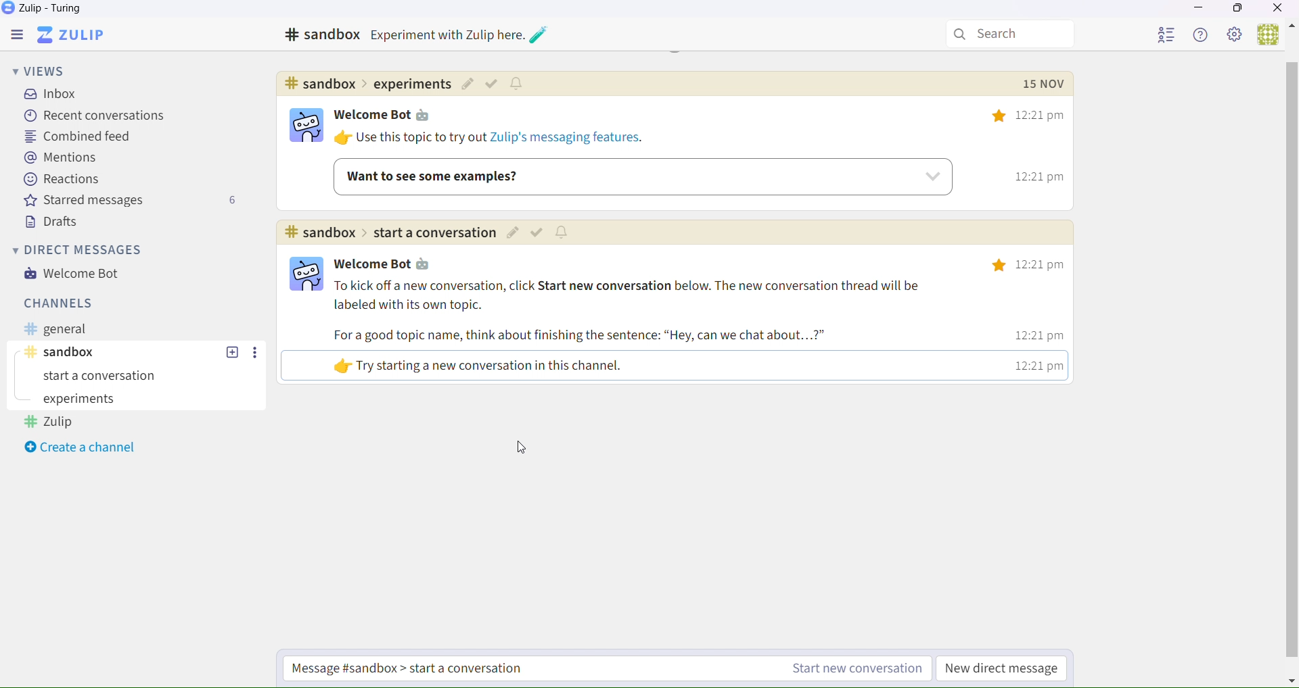 The height and width of the screenshot is (688, 1299). What do you see at coordinates (112, 353) in the screenshot?
I see `Sanbox` at bounding box center [112, 353].